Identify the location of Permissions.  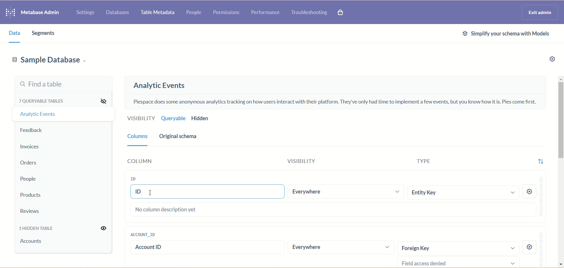
(228, 13).